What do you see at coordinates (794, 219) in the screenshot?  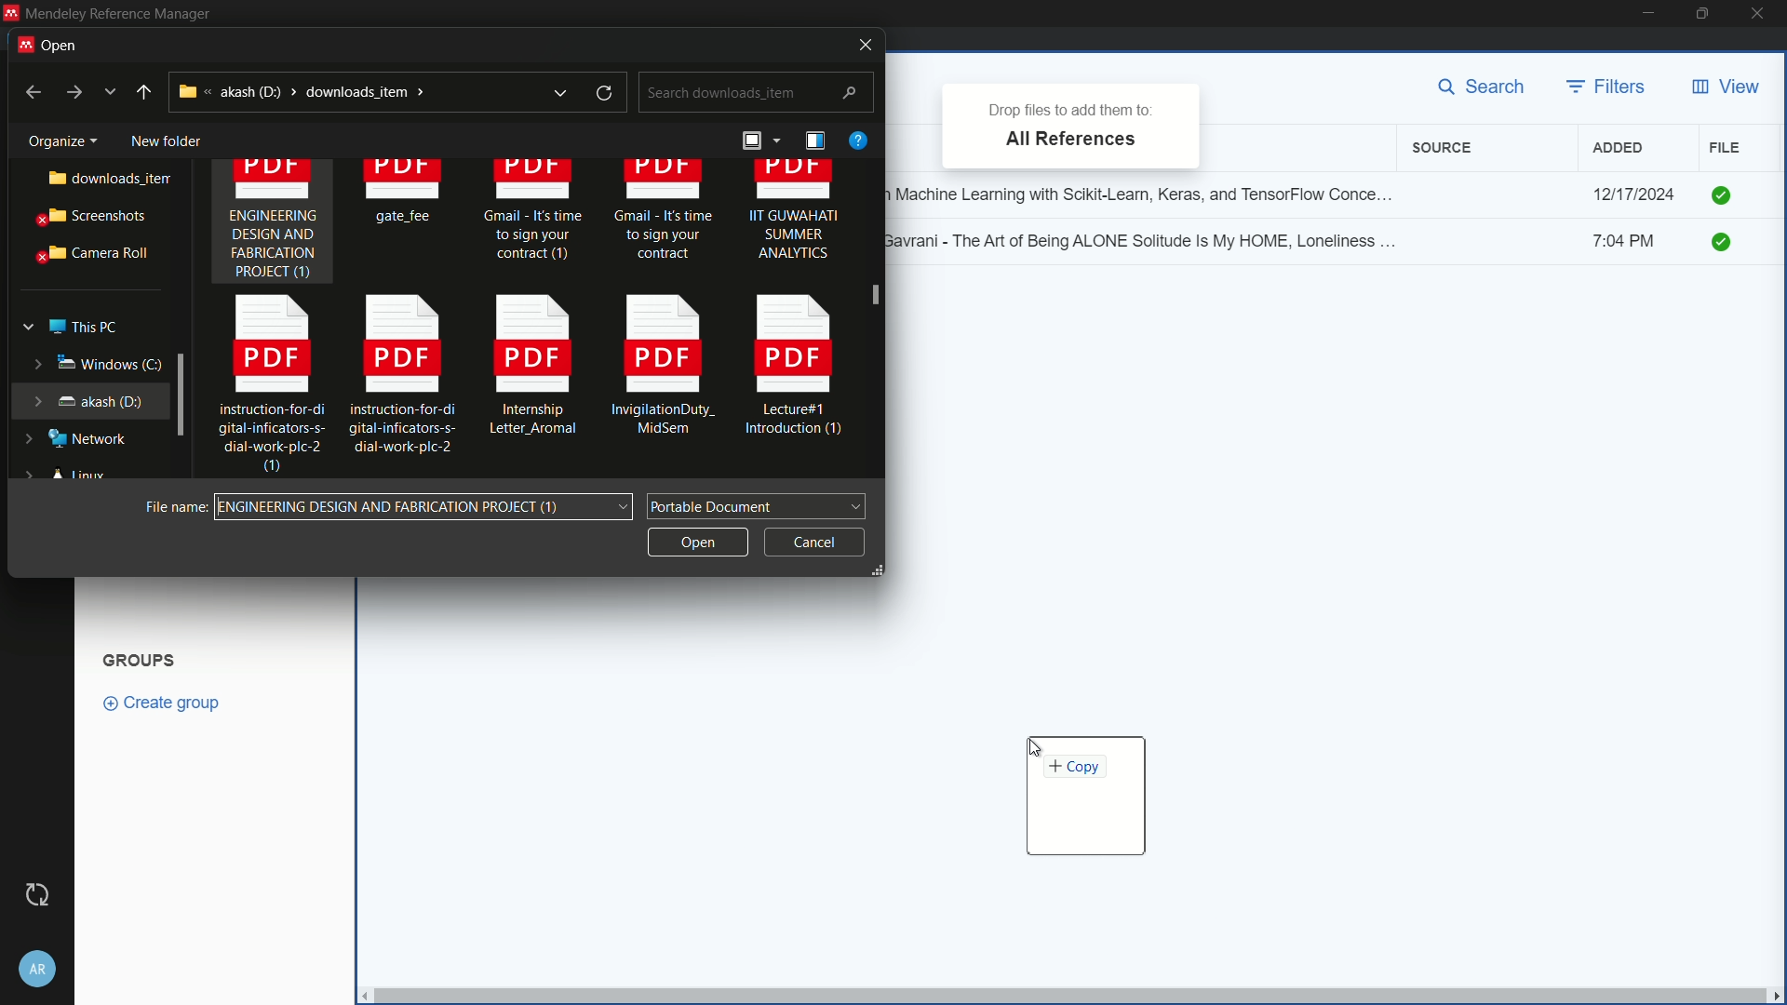 I see `IIT GUWAHATI
SUMMER
ANALYTICS` at bounding box center [794, 219].